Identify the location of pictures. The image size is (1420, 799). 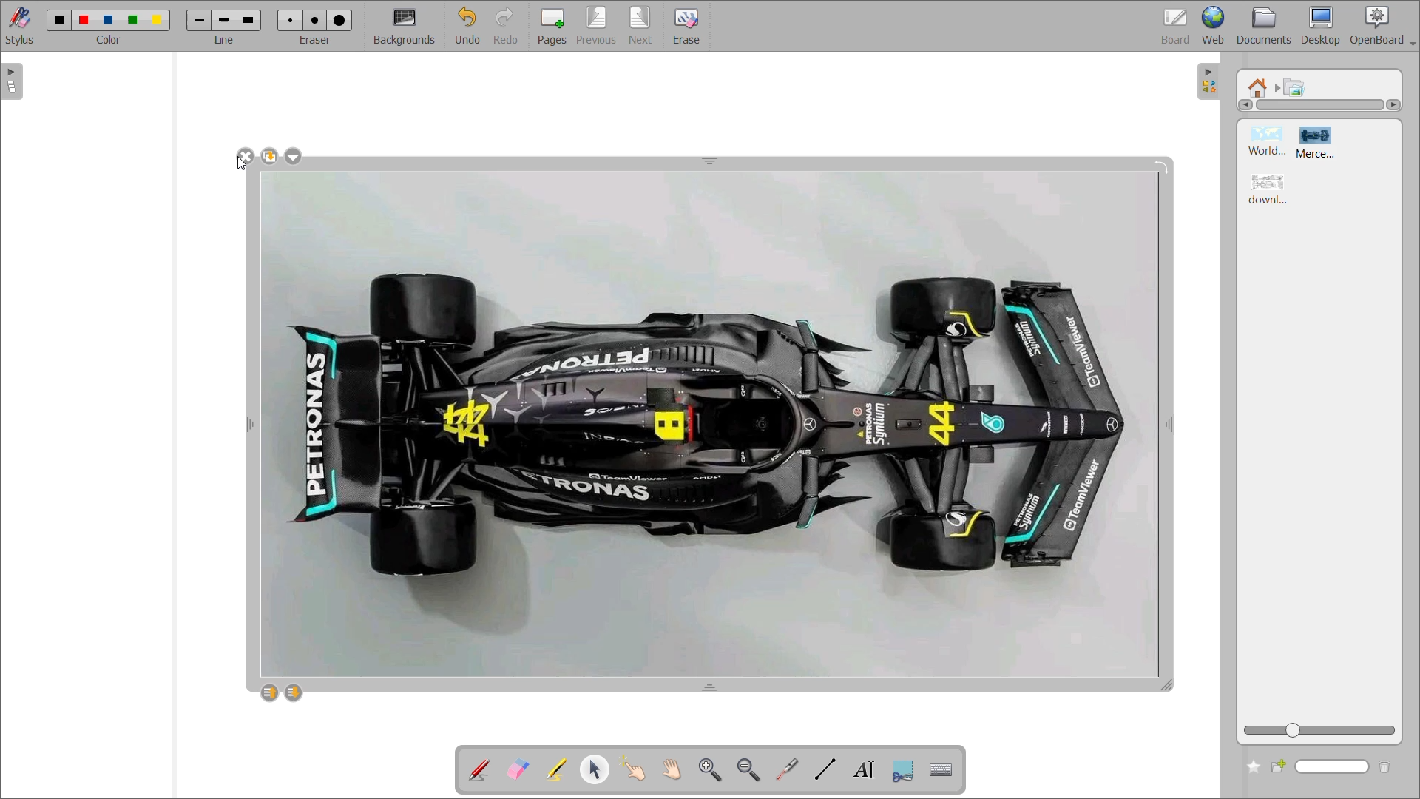
(1297, 87).